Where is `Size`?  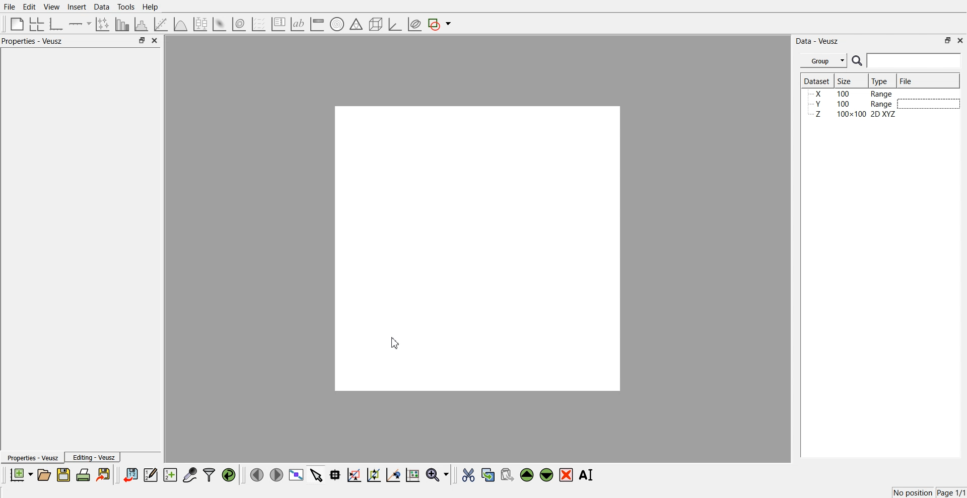
Size is located at coordinates (846, 80).